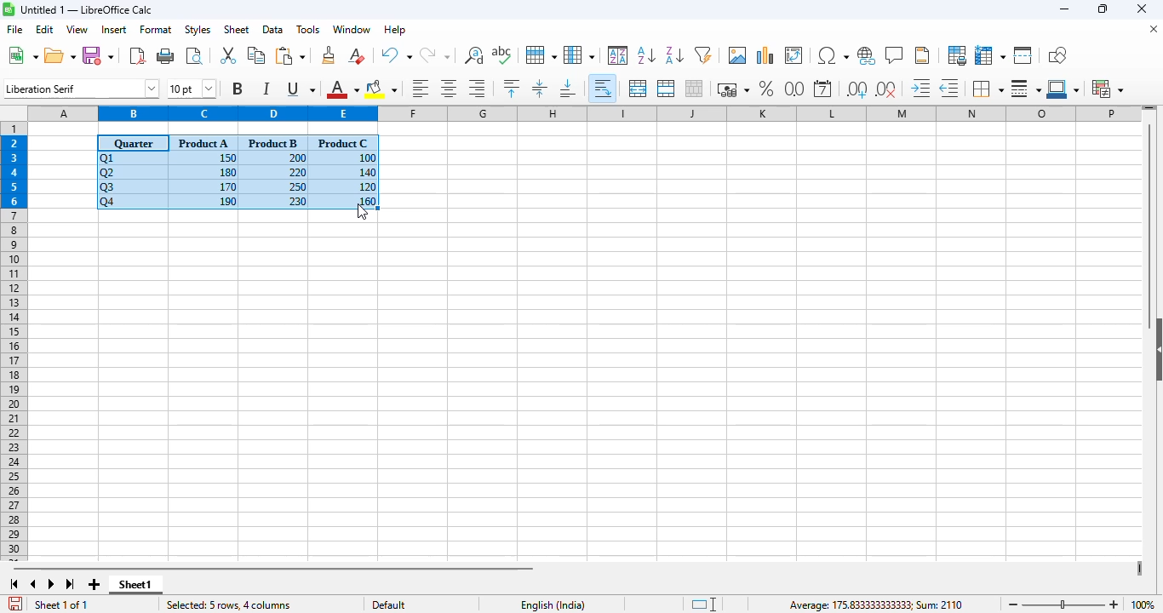  Describe the element at coordinates (266, 89) in the screenshot. I see `italic` at that location.